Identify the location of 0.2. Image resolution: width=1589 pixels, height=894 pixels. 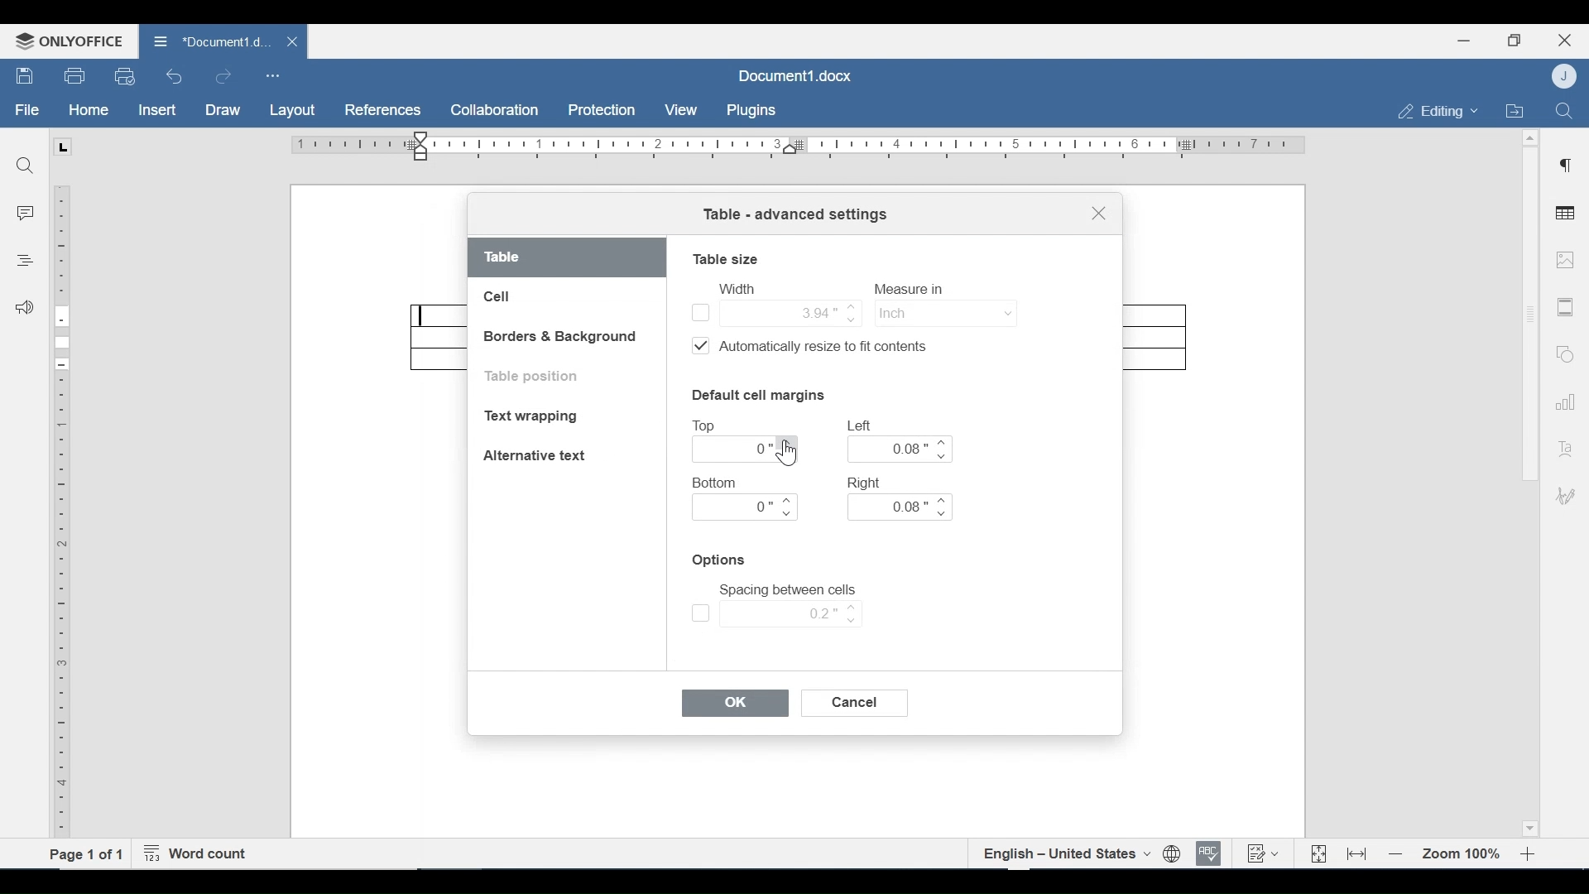
(776, 613).